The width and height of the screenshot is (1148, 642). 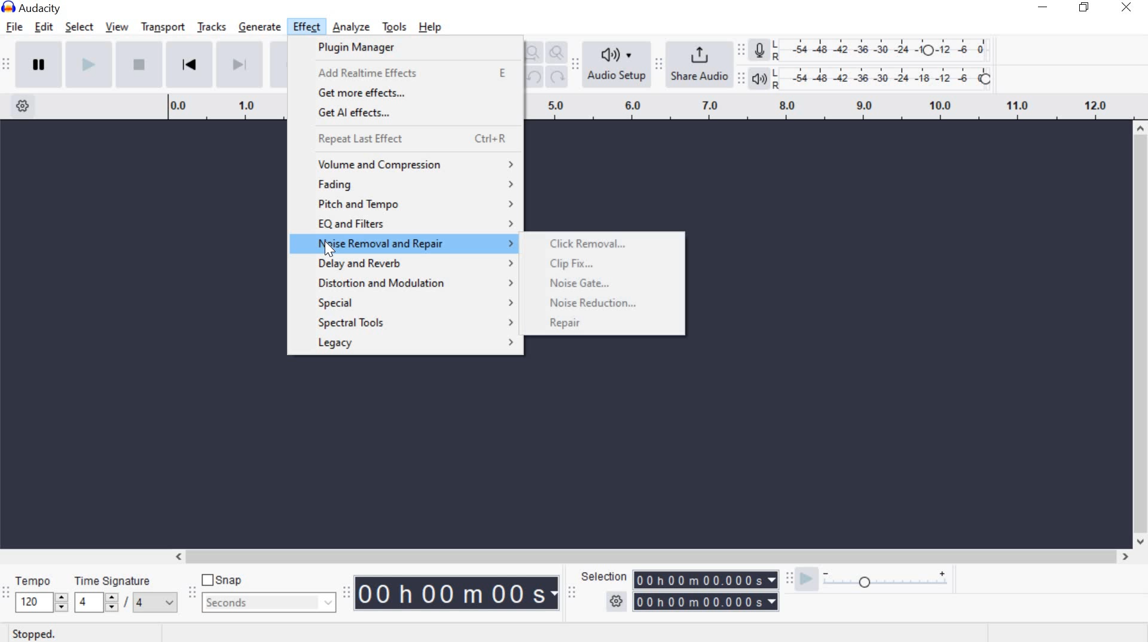 What do you see at coordinates (417, 139) in the screenshot?
I see `repeat last effect` at bounding box center [417, 139].